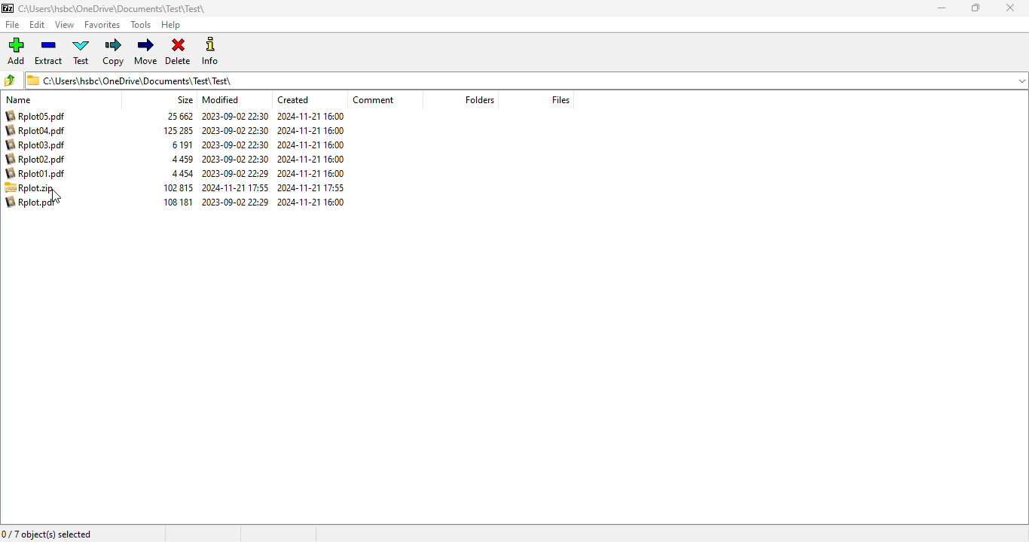 The width and height of the screenshot is (1029, 542). Describe the element at coordinates (174, 117) in the screenshot. I see `Rplot05.pdf 25662 2023-09-02 22:30 2024-11-21 16:00` at that location.